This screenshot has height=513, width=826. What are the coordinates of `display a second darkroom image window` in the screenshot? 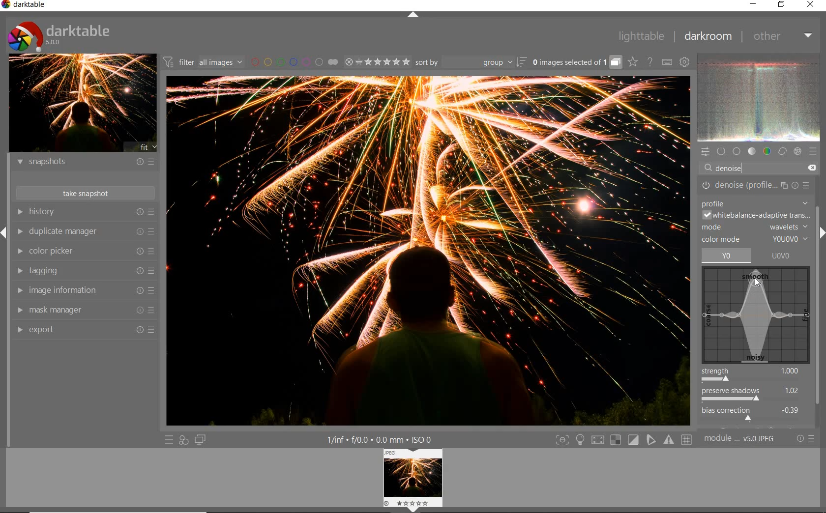 It's located at (202, 440).